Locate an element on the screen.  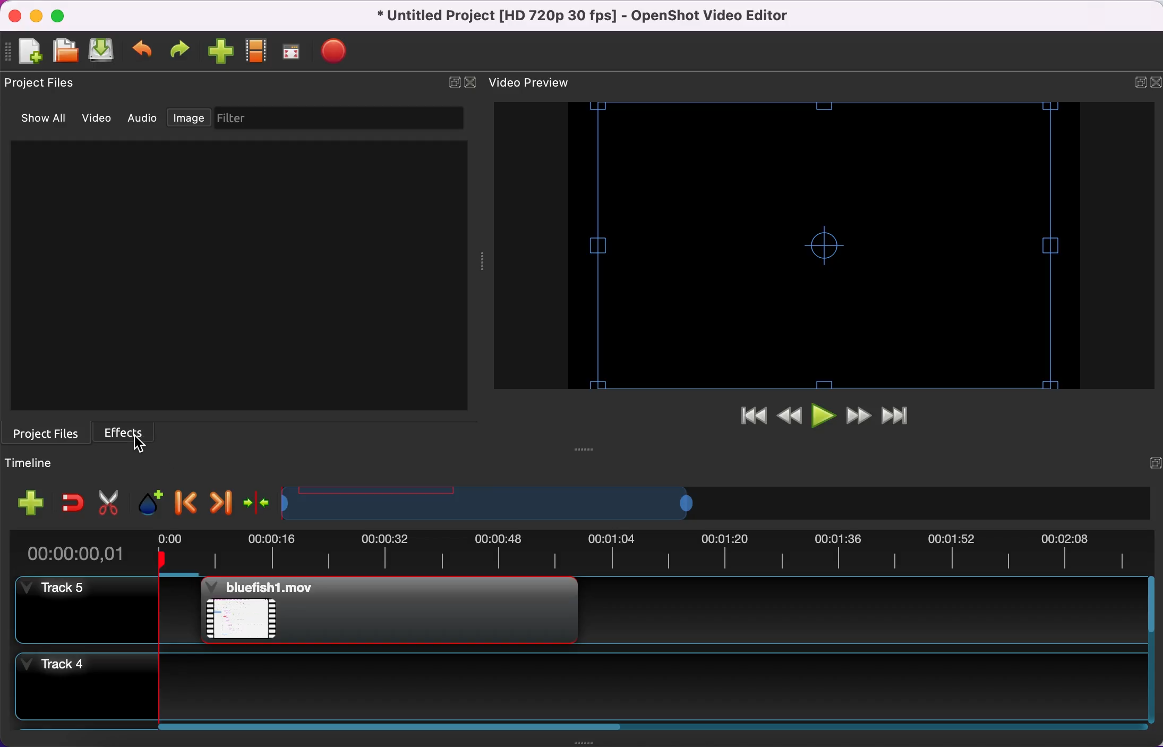
video is located at coordinates (97, 120).